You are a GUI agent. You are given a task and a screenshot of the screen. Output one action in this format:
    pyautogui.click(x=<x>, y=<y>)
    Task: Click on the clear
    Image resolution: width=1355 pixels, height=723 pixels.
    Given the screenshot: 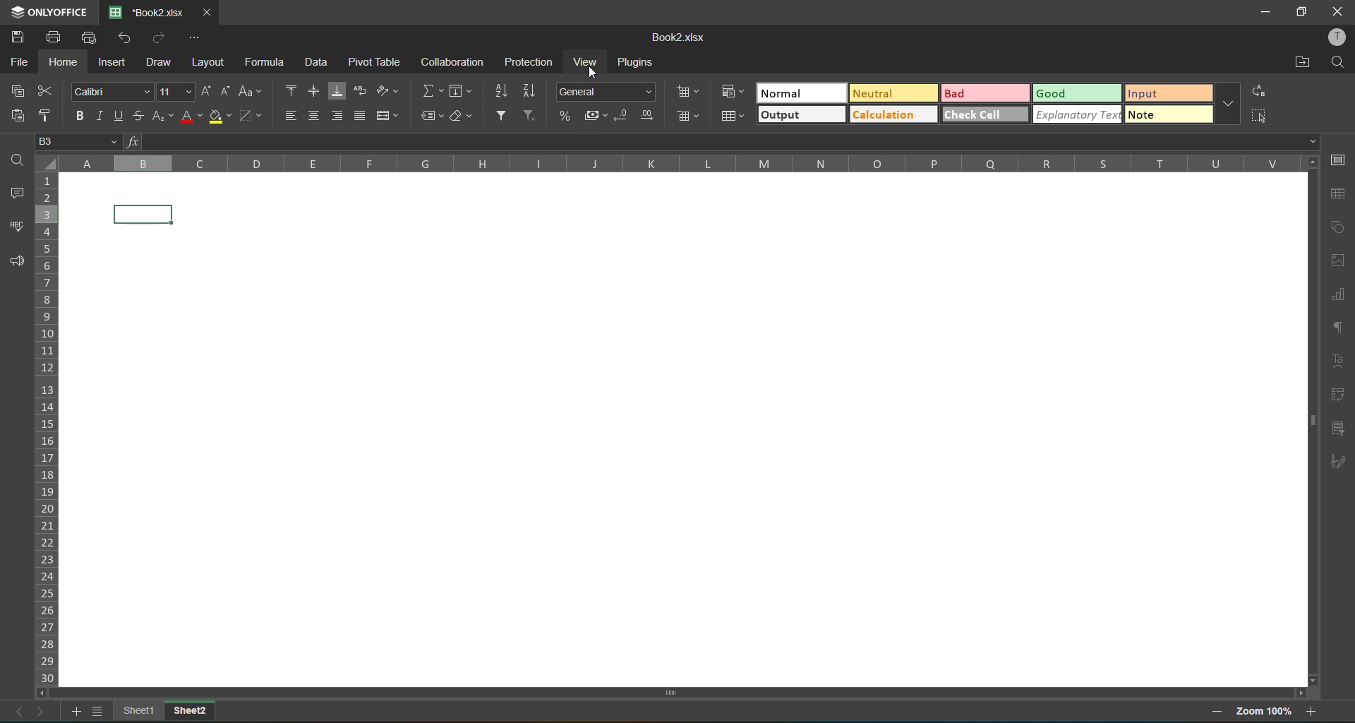 What is the action you would take?
    pyautogui.click(x=460, y=119)
    